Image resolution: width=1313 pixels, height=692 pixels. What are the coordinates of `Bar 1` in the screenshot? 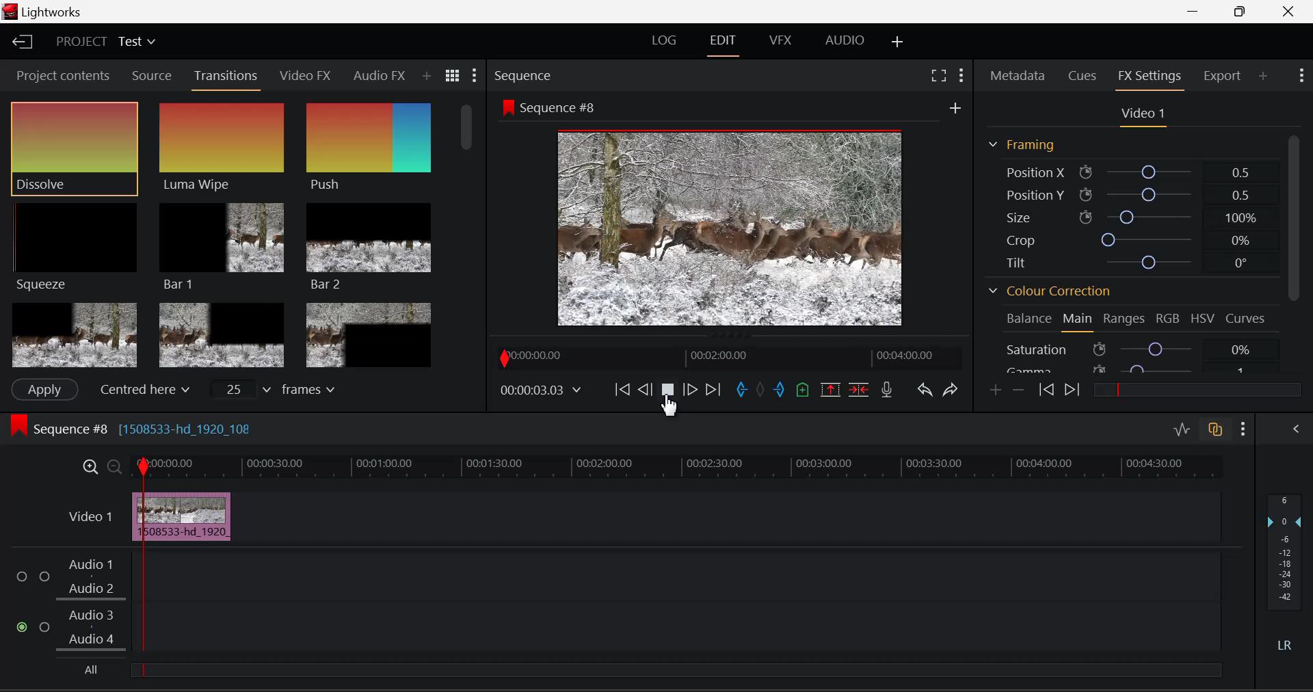 It's located at (222, 245).